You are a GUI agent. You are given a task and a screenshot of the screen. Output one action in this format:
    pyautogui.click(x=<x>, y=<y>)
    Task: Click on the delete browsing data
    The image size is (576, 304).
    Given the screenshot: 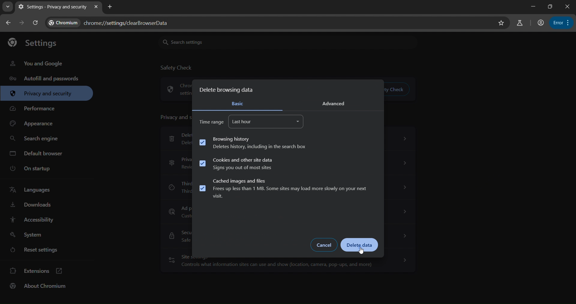 What is the action you would take?
    pyautogui.click(x=228, y=89)
    